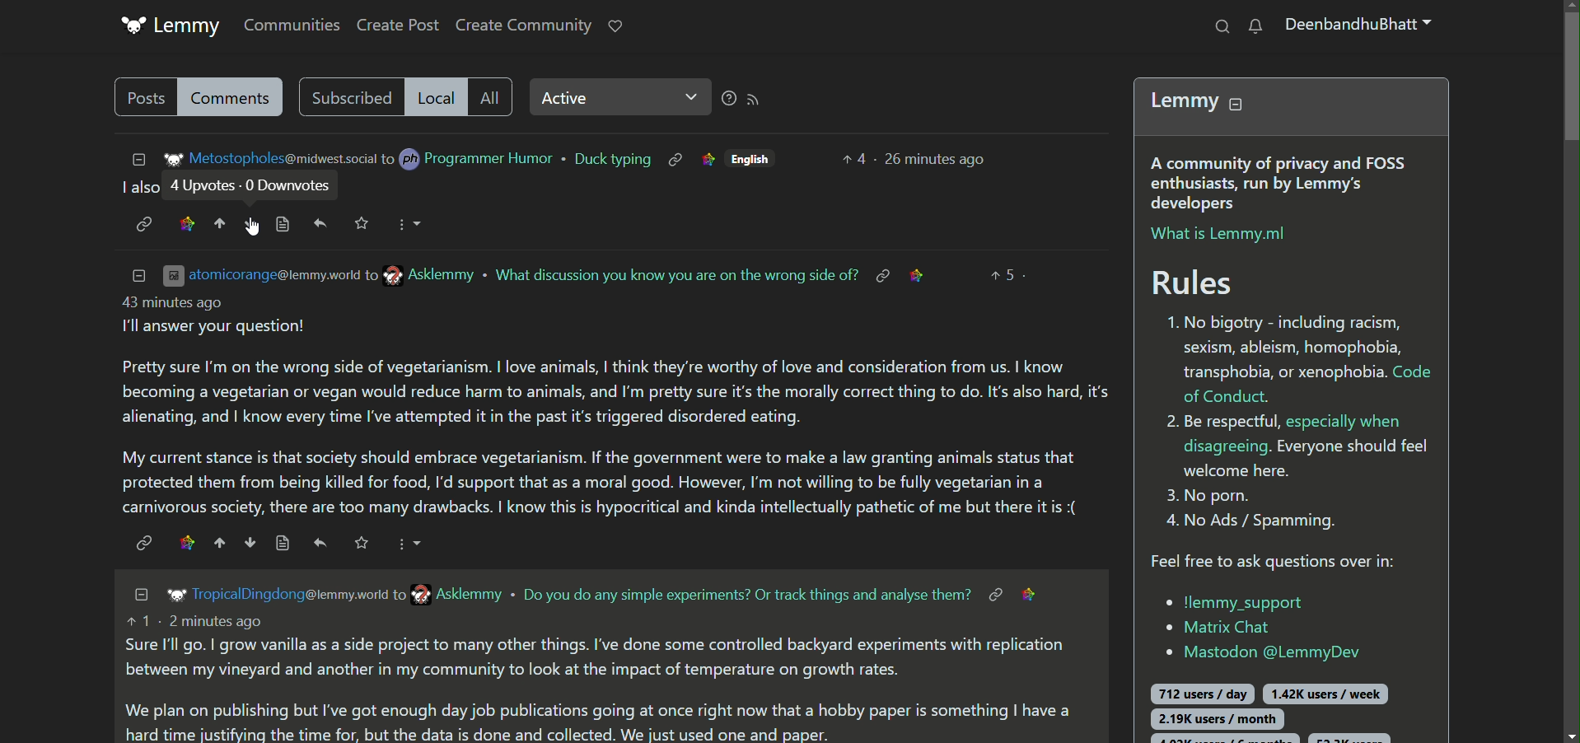 This screenshot has height=743, width=1580. What do you see at coordinates (937, 156) in the screenshot?
I see `update time` at bounding box center [937, 156].